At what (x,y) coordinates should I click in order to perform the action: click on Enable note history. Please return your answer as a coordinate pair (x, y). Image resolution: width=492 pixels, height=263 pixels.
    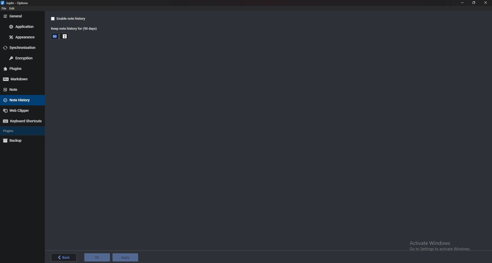
    Looking at the image, I should click on (68, 18).